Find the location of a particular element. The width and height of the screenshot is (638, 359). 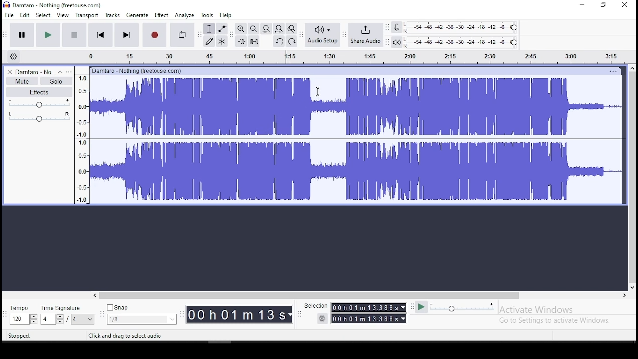

select is located at coordinates (44, 15).